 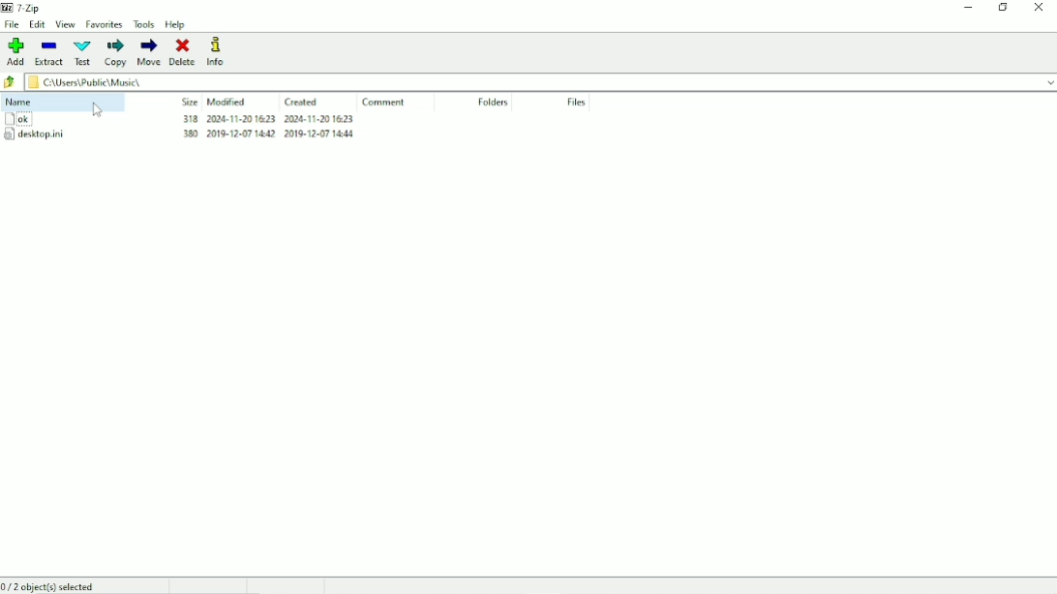 What do you see at coordinates (175, 25) in the screenshot?
I see `Help` at bounding box center [175, 25].